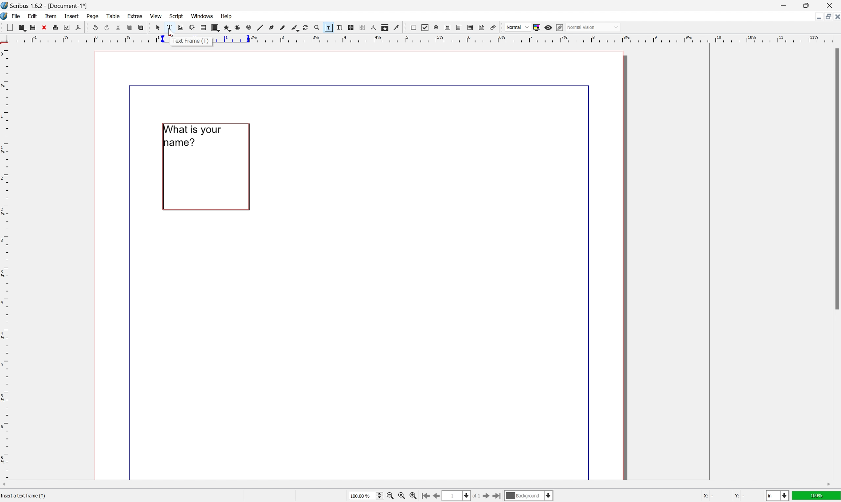 This screenshot has height=502, width=841. I want to click on pdf combo box, so click(459, 27).